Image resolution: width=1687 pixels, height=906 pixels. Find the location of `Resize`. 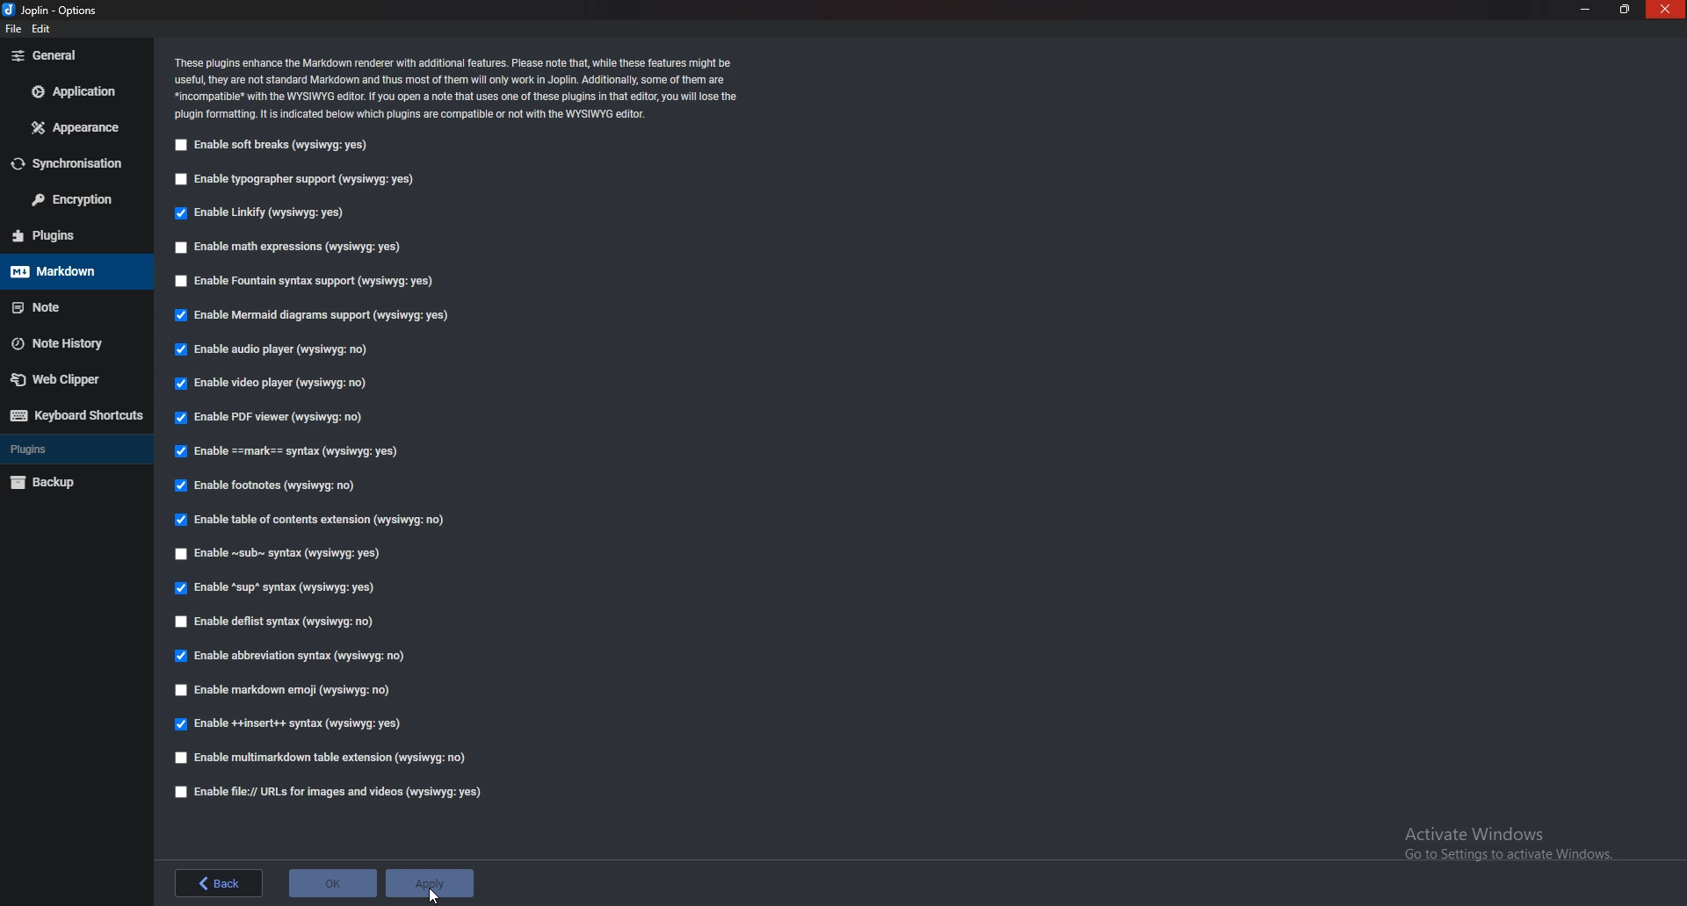

Resize is located at coordinates (1623, 9).